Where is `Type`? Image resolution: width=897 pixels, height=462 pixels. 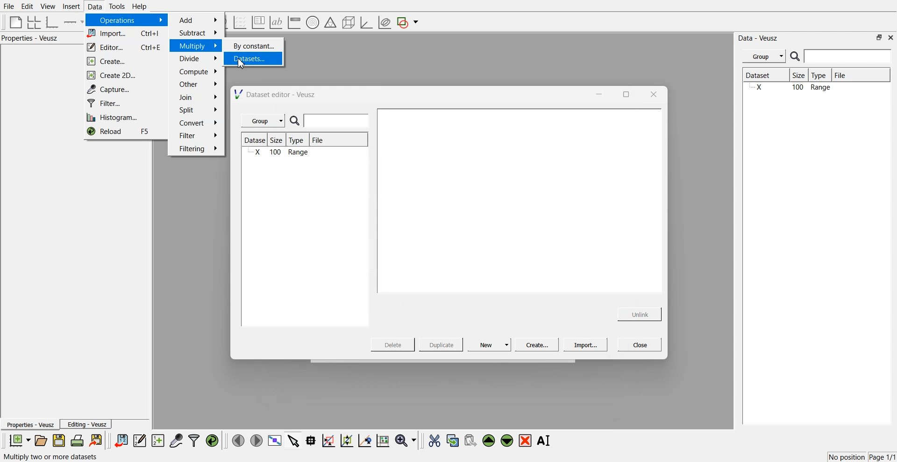
Type is located at coordinates (299, 140).